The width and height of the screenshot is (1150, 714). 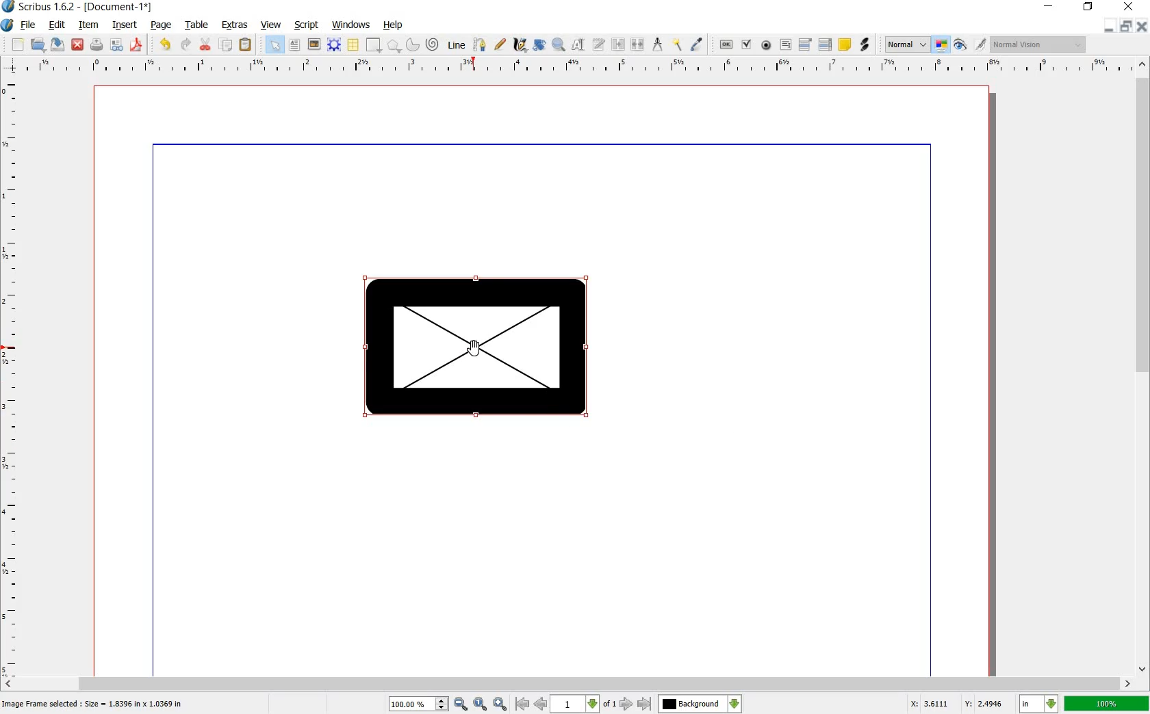 What do you see at coordinates (97, 45) in the screenshot?
I see `print` at bounding box center [97, 45].